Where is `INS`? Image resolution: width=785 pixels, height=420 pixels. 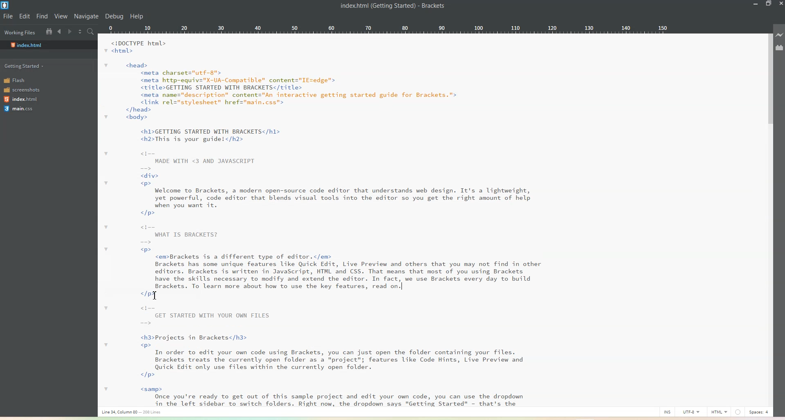
INS is located at coordinates (665, 412).